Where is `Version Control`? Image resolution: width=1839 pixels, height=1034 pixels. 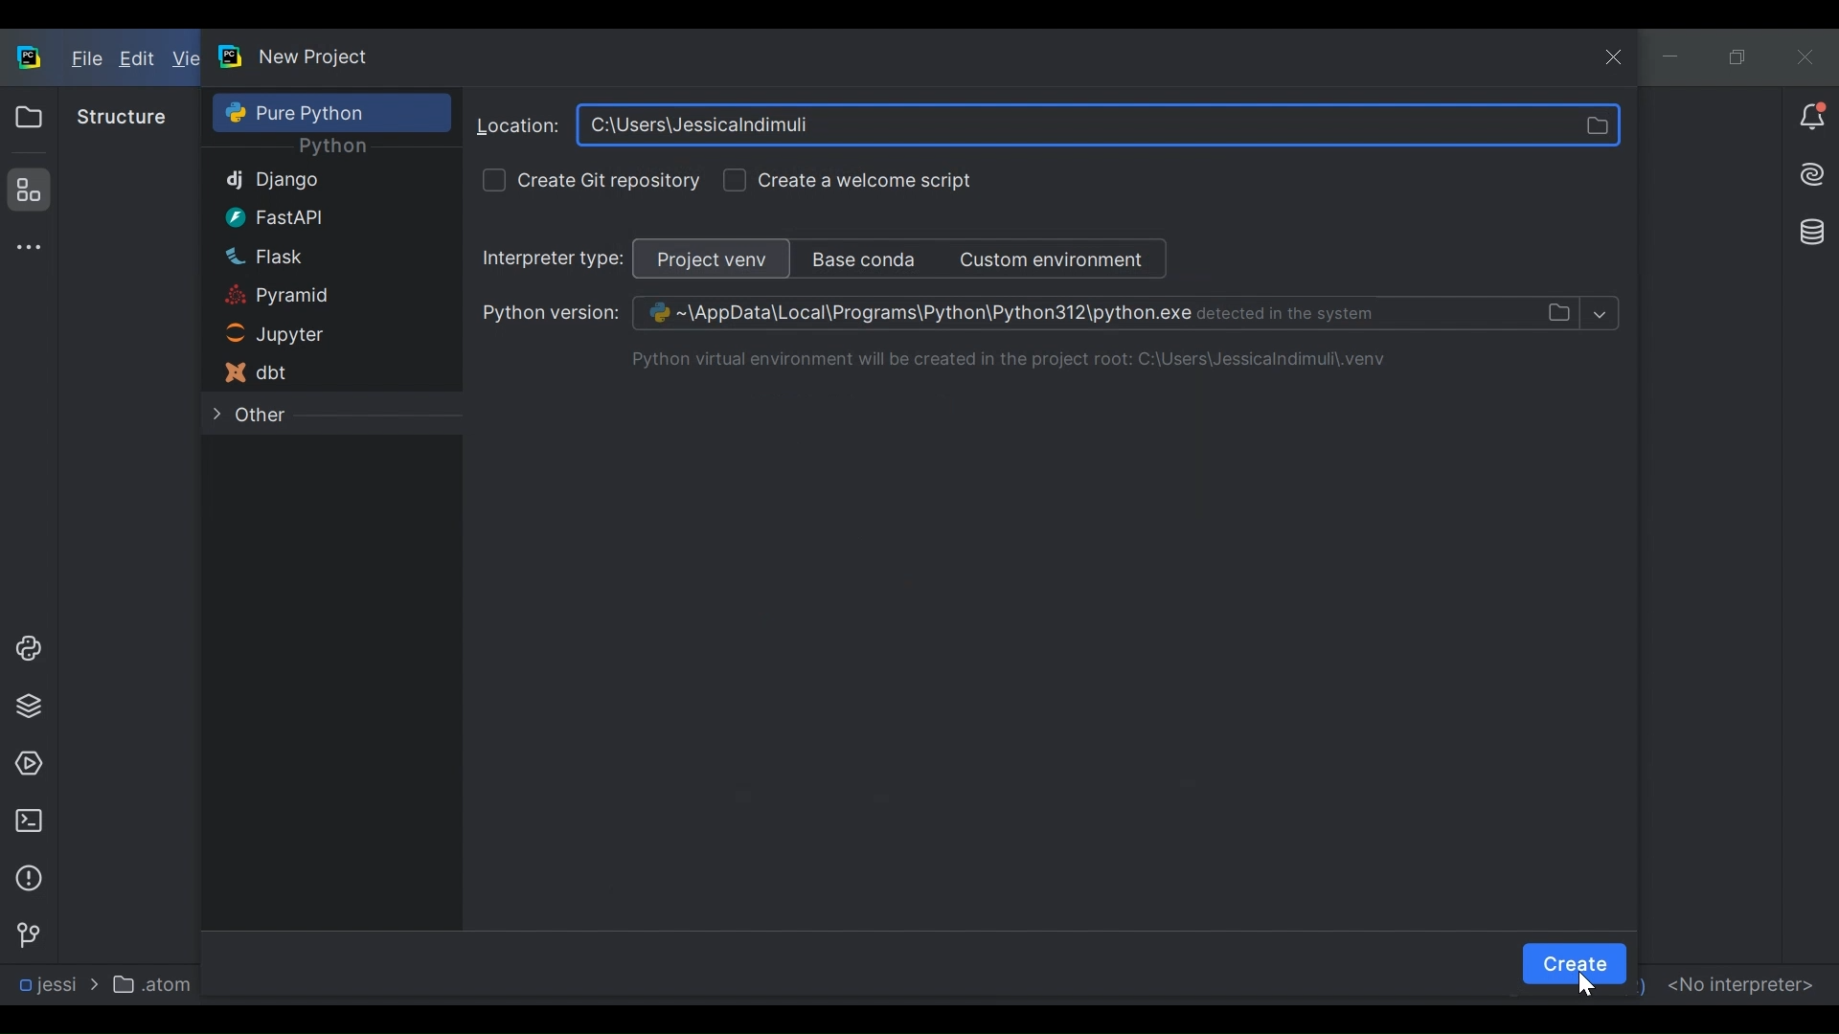 Version Control is located at coordinates (27, 933).